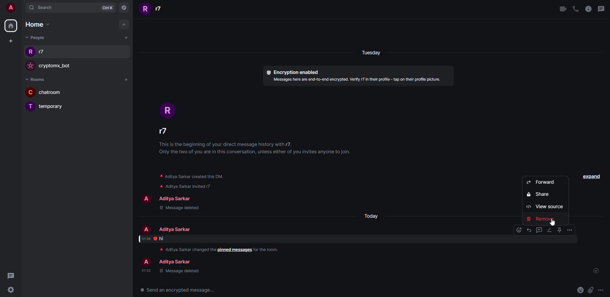 Image resolution: width=610 pixels, height=297 pixels. I want to click on time, so click(146, 239).